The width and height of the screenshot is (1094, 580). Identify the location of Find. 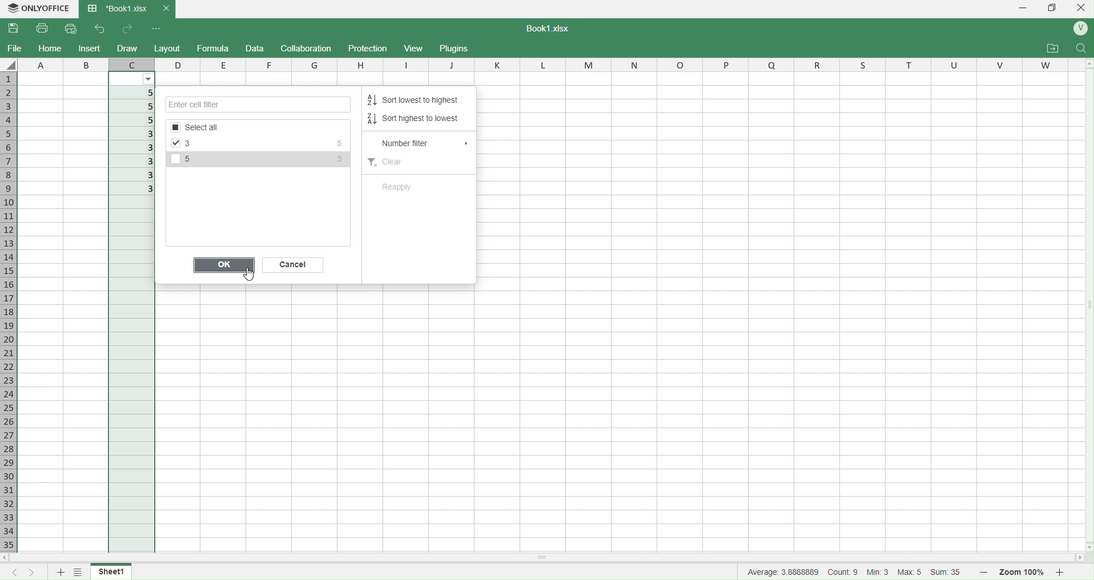
(1080, 49).